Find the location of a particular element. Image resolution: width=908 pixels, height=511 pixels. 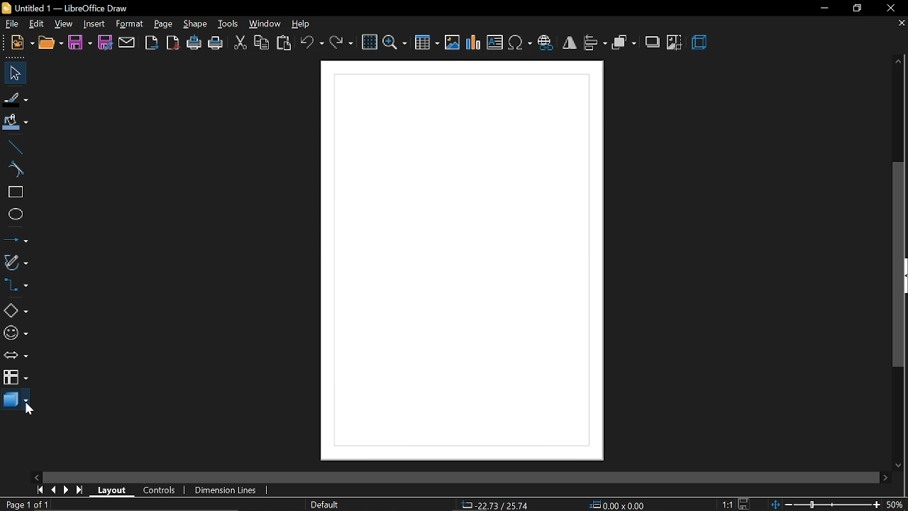

layout is located at coordinates (113, 490).